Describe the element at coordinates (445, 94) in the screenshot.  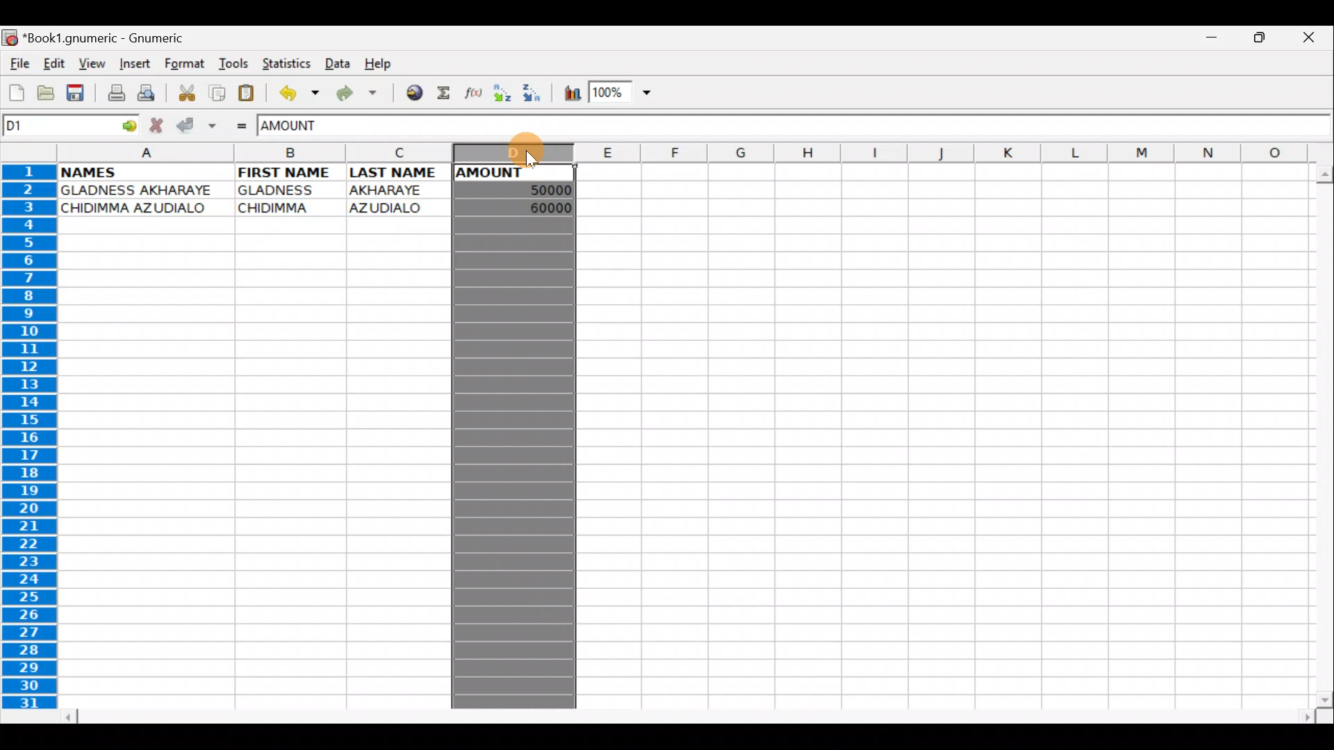
I see `Sum in the current cell` at that location.